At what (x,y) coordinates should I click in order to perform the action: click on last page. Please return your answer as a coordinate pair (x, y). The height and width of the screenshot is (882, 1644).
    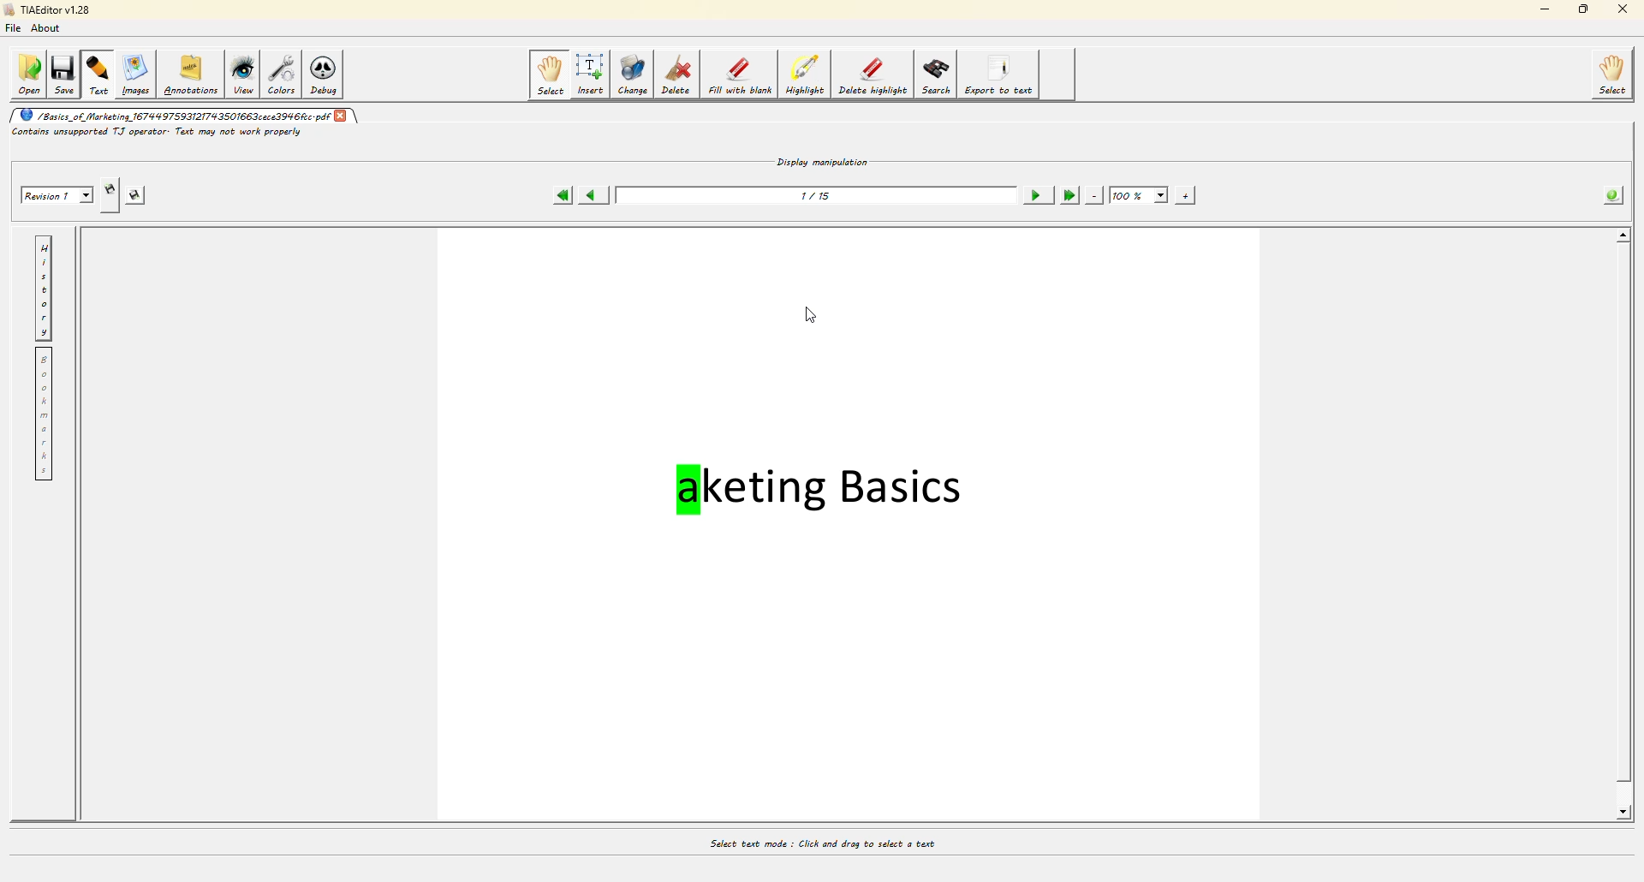
    Looking at the image, I should click on (1068, 194).